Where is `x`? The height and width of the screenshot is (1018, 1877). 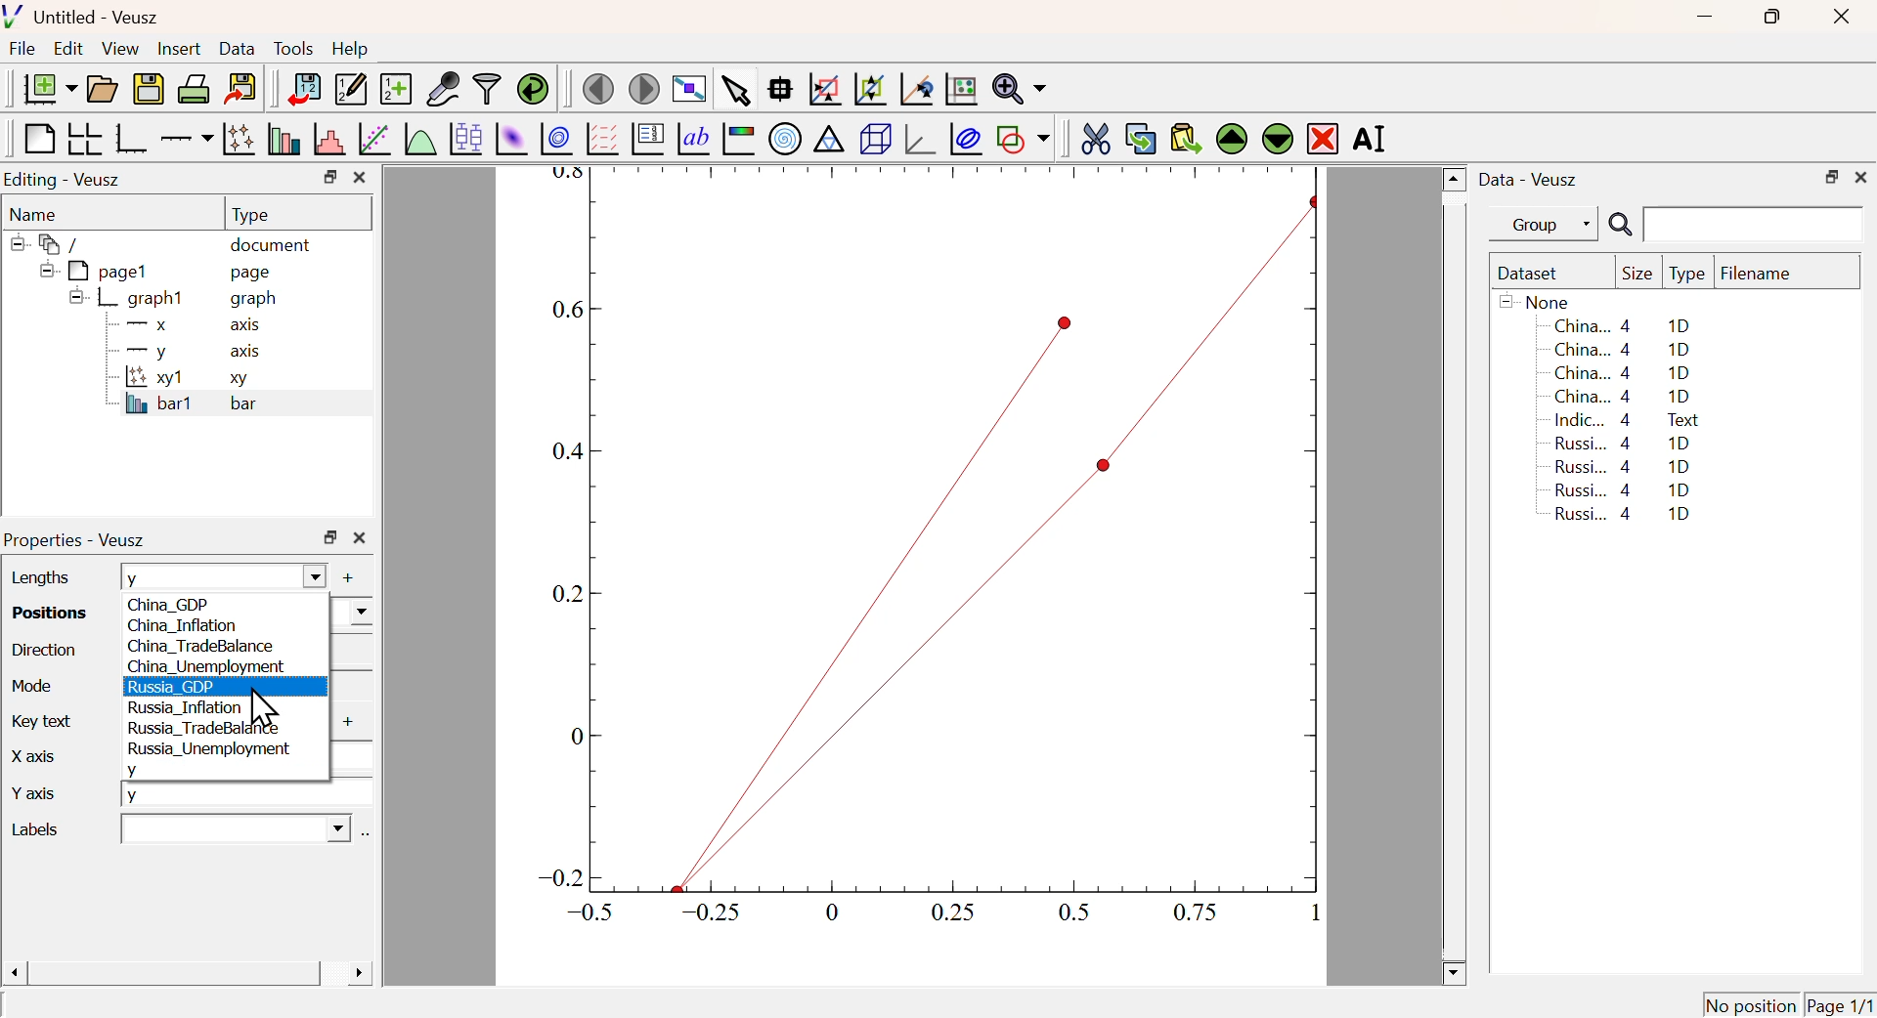
x is located at coordinates (349, 755).